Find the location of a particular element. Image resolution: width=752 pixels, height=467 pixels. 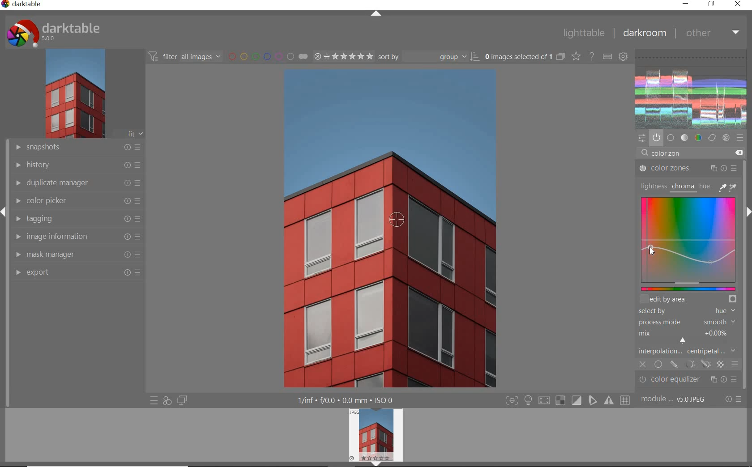

DELETE is located at coordinates (739, 152).